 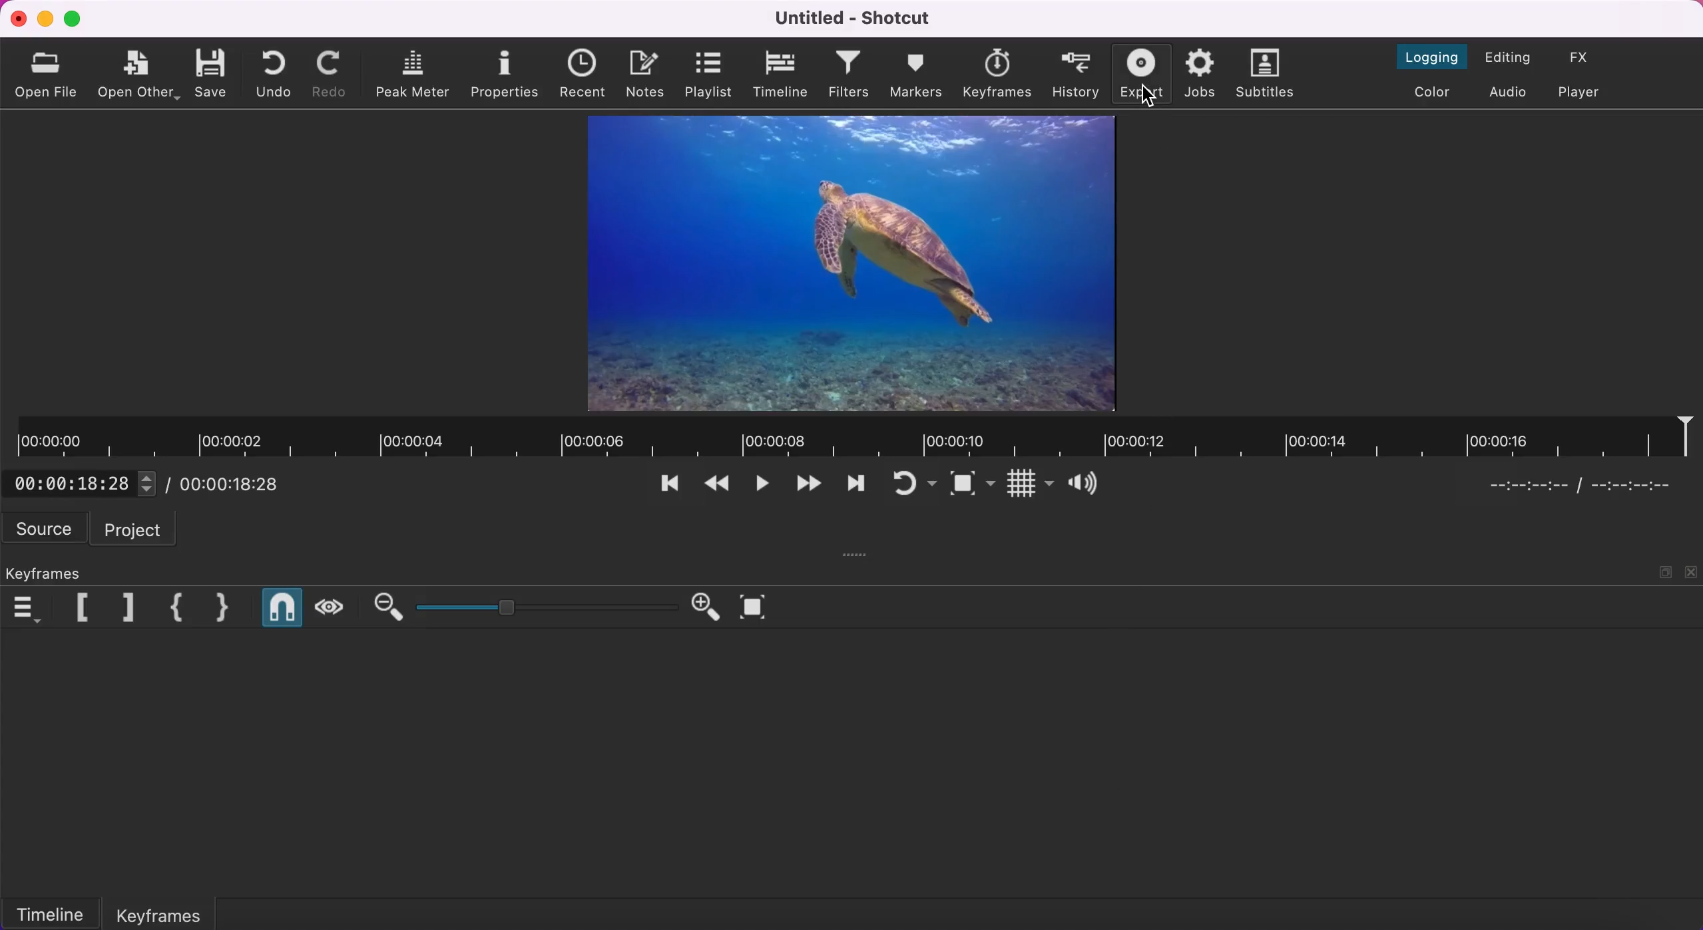 I want to click on toggle player looping, so click(x=910, y=484).